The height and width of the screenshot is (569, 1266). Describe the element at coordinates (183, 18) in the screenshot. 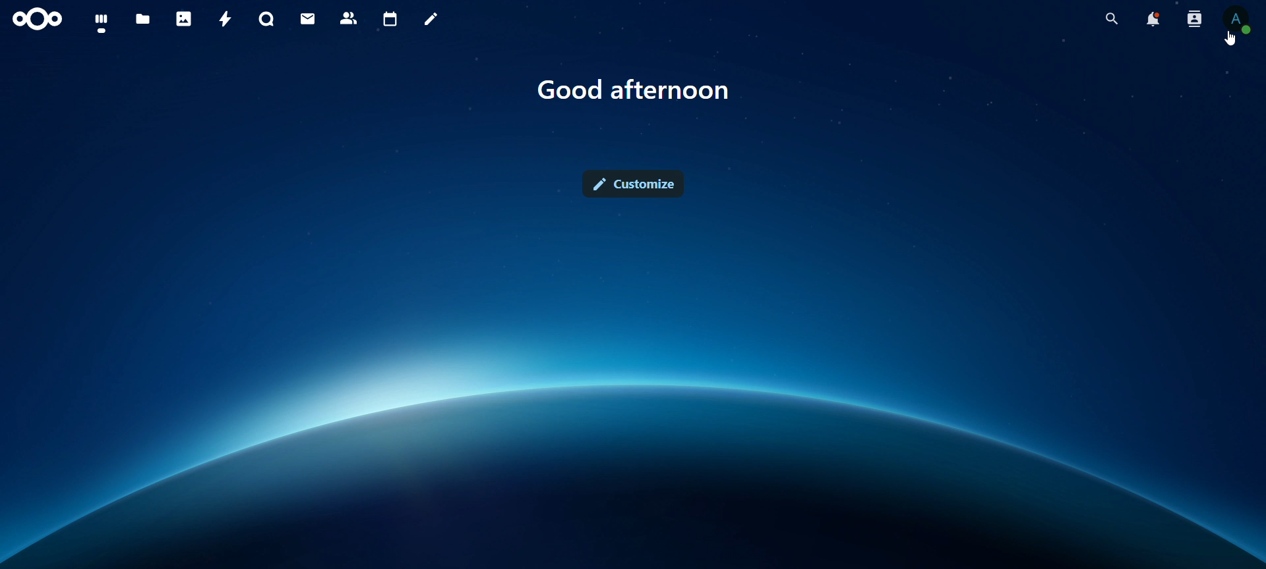

I see `photos` at that location.